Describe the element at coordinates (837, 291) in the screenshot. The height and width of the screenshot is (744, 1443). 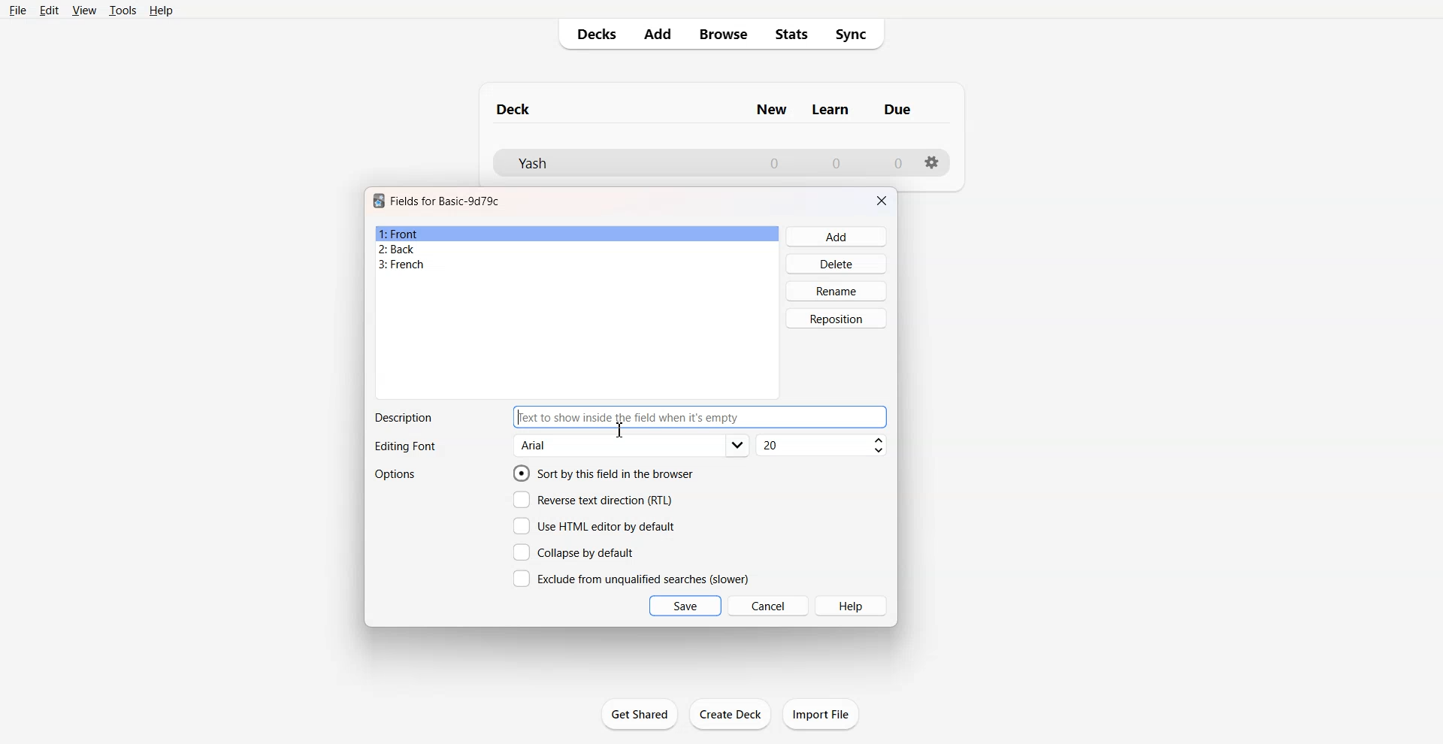
I see `Rename` at that location.